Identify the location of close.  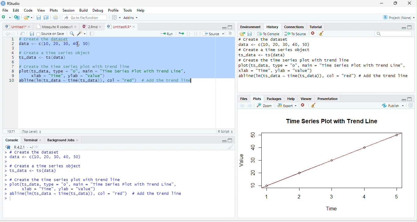
(76, 27).